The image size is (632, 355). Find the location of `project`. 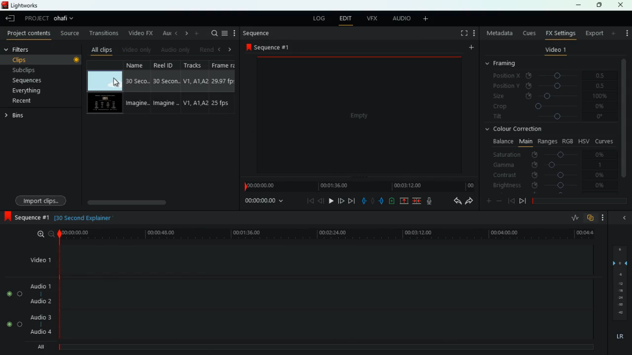

project is located at coordinates (37, 18).